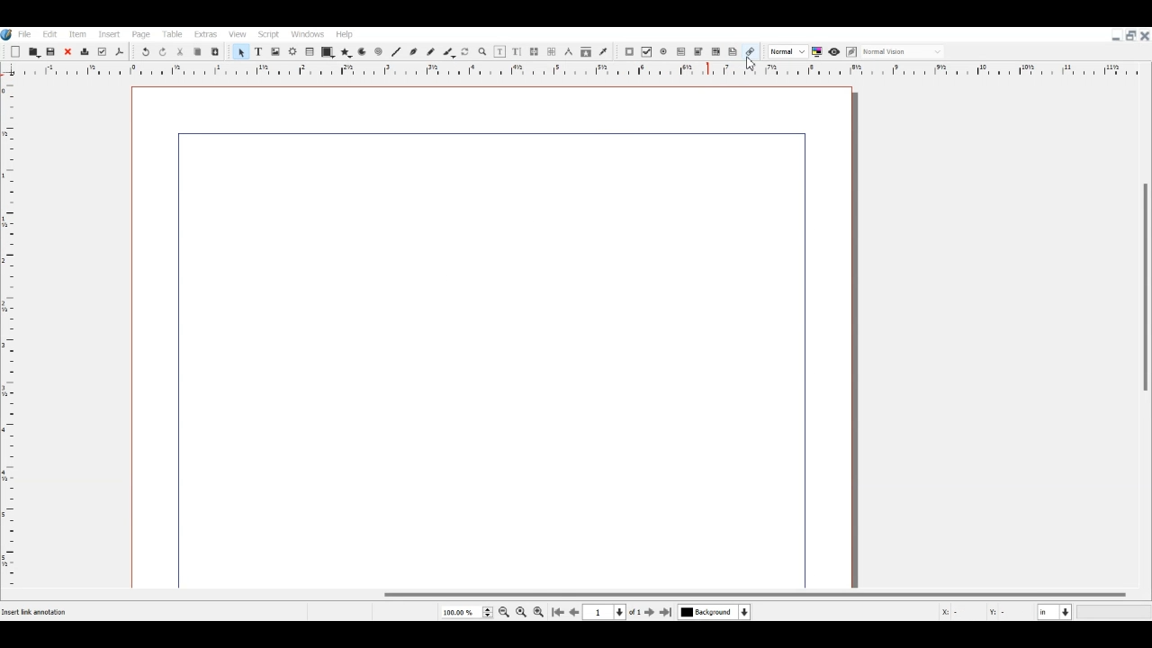 The image size is (1152, 648). What do you see at coordinates (430, 51) in the screenshot?
I see `Freehand line` at bounding box center [430, 51].